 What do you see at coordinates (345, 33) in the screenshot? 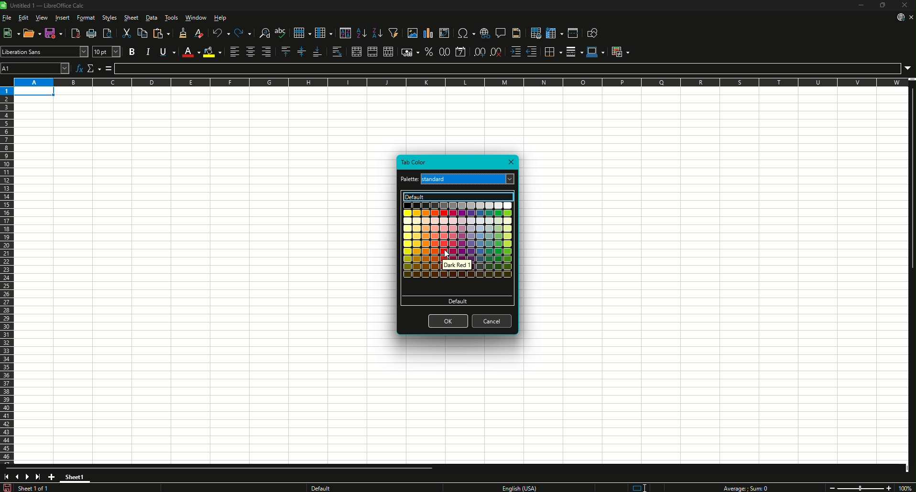
I see `Sort` at bounding box center [345, 33].